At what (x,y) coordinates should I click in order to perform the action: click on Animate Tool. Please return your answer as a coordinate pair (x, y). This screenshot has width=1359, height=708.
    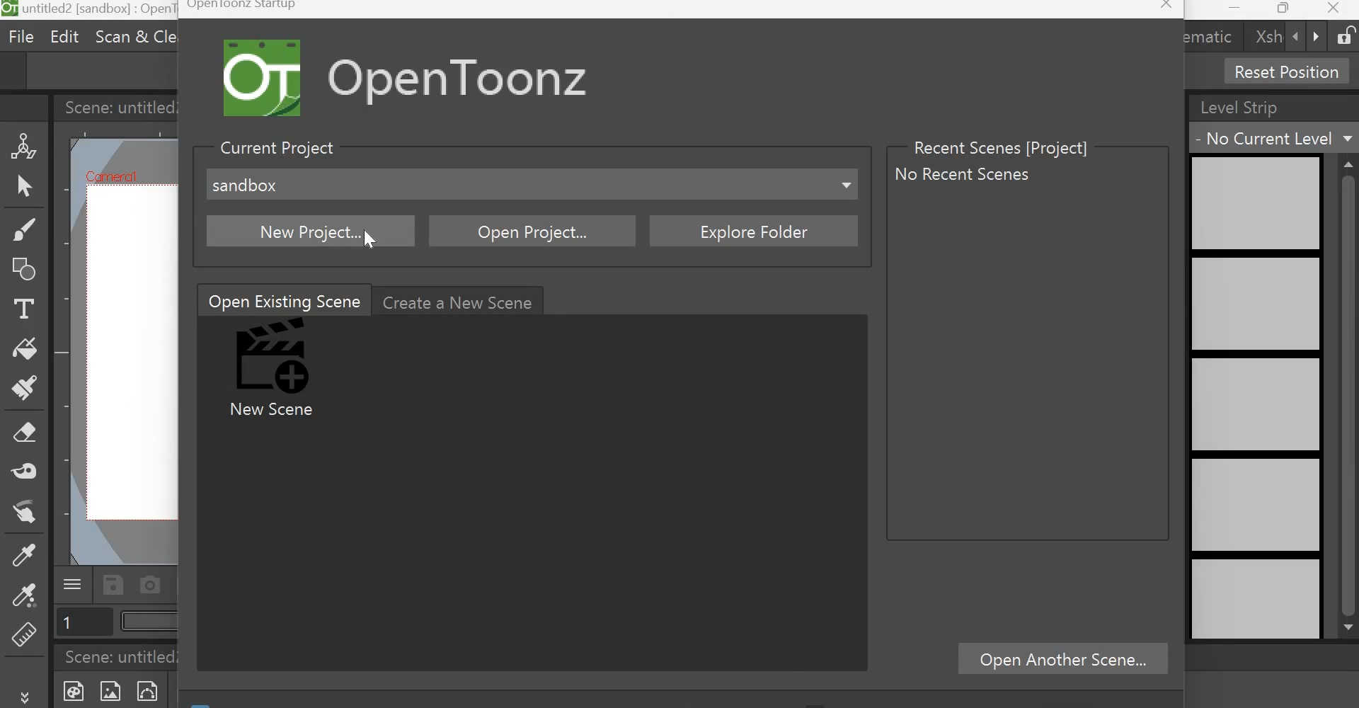
    Looking at the image, I should click on (25, 144).